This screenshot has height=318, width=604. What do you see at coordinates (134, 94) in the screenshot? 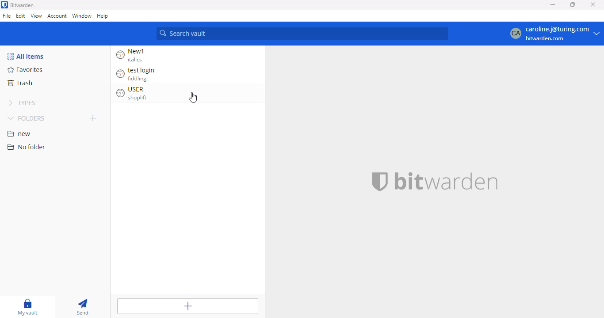
I see `USER   shoplift` at bounding box center [134, 94].